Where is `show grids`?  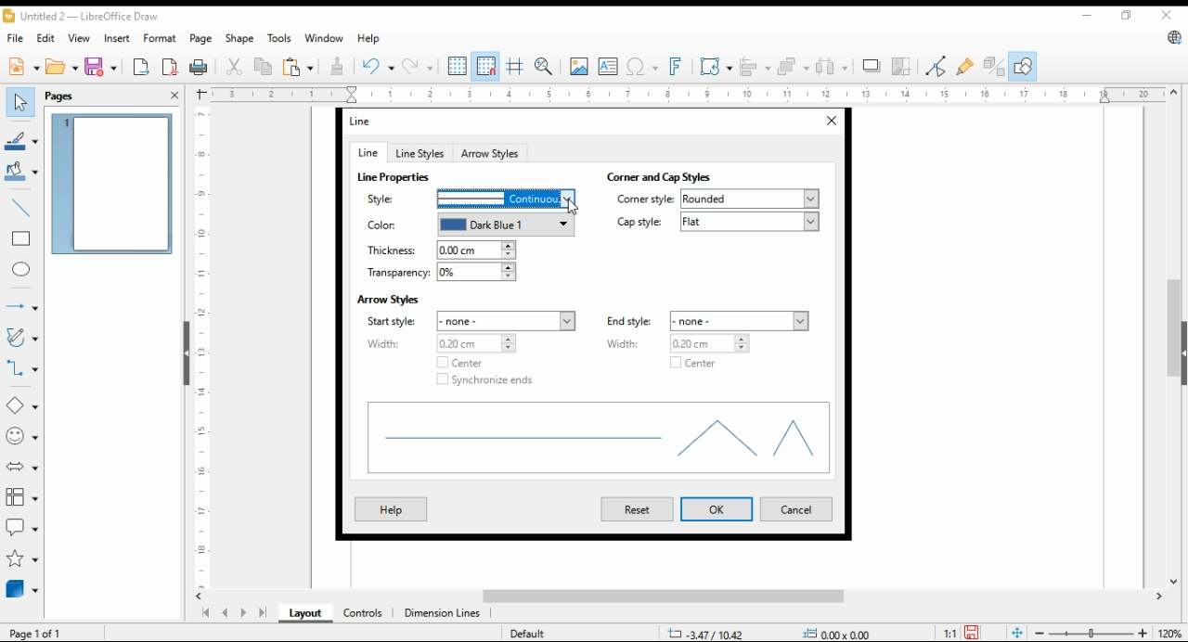 show grids is located at coordinates (457, 66).